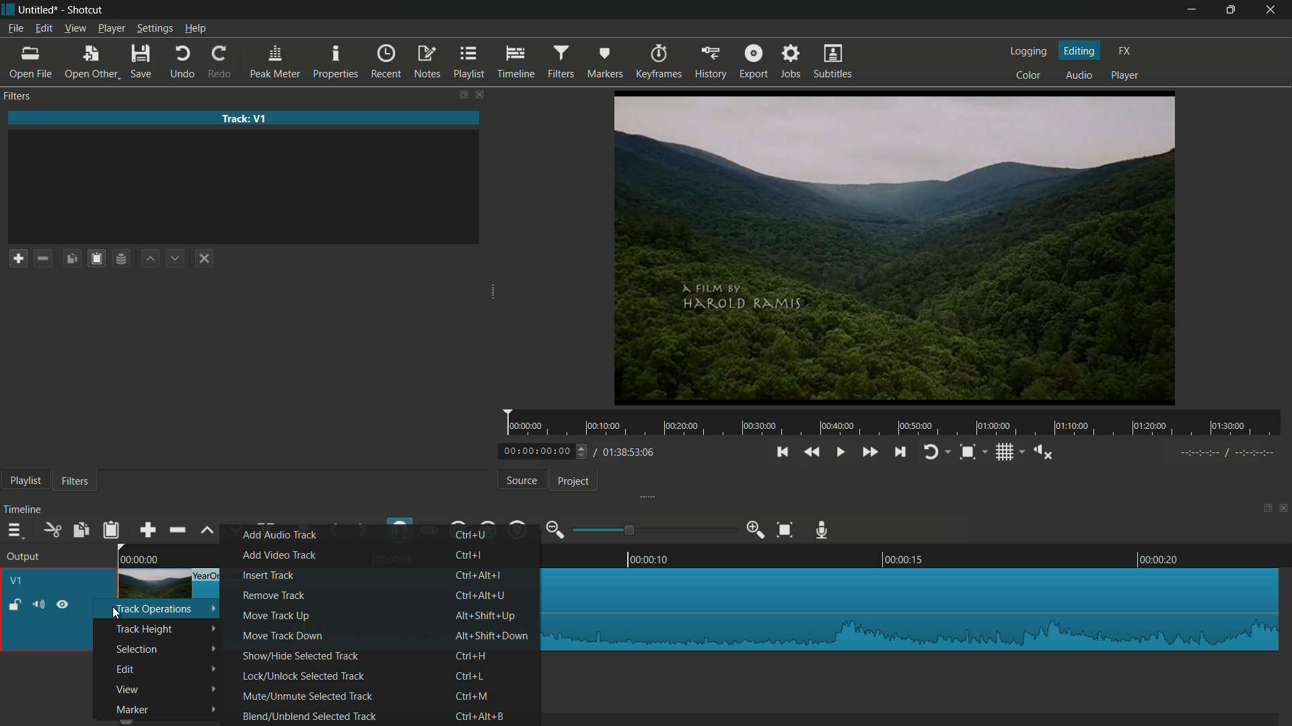 The width and height of the screenshot is (1292, 726). What do you see at coordinates (15, 30) in the screenshot?
I see `file menu` at bounding box center [15, 30].